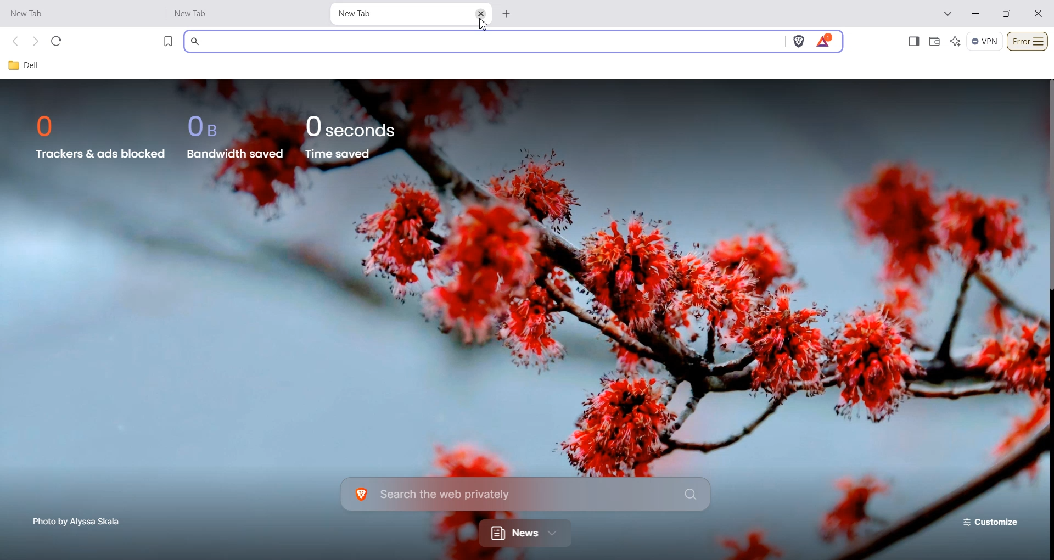  I want to click on Minimize, so click(975, 14).